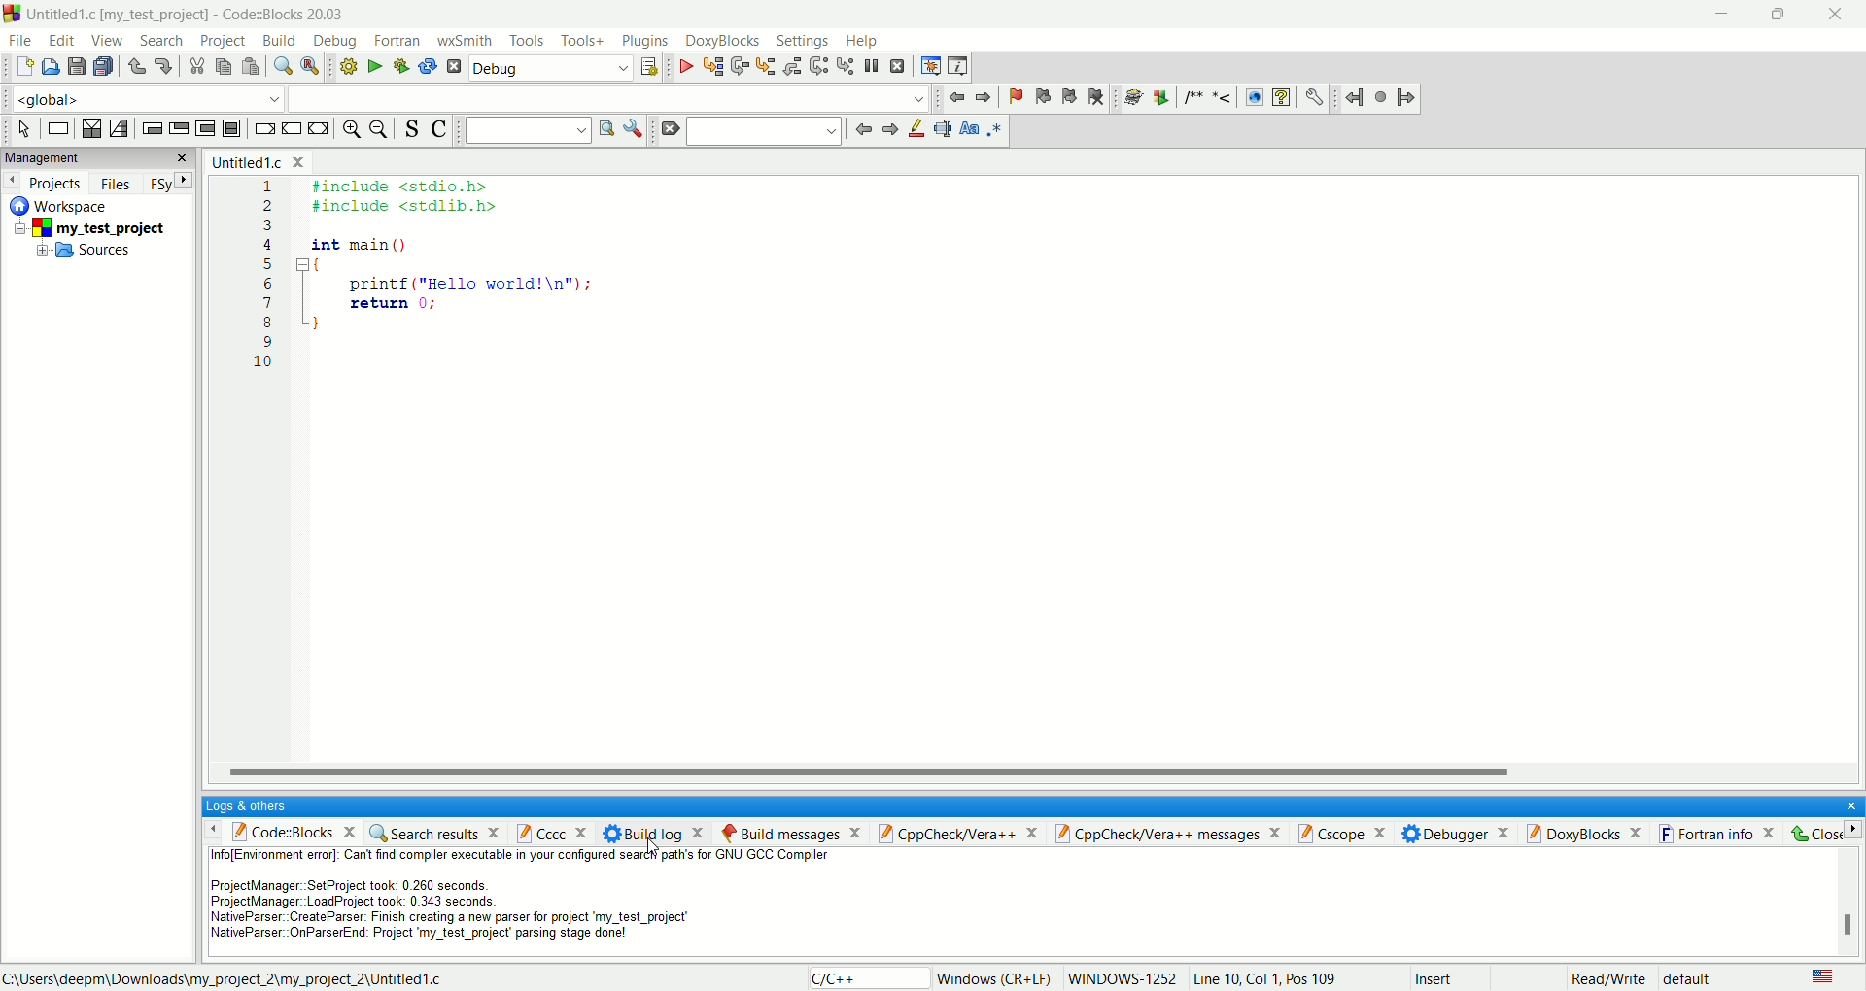  I want to click on toggle bookmark, so click(1012, 97).